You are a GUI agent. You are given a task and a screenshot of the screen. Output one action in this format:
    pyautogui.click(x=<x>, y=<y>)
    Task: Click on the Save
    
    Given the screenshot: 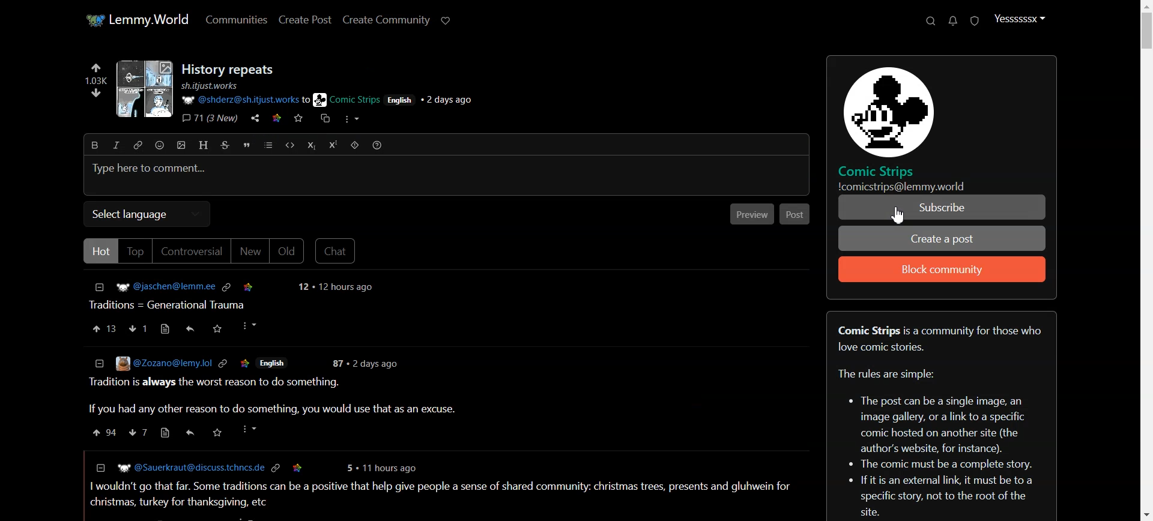 What is the action you would take?
    pyautogui.click(x=245, y=362)
    